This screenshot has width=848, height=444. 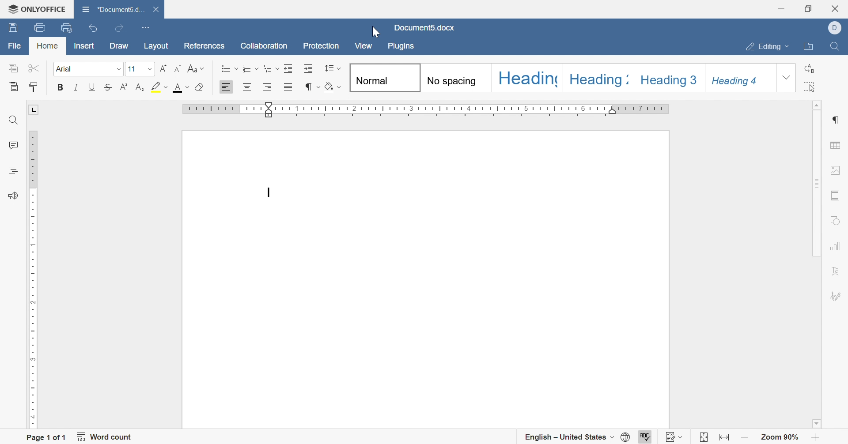 I want to click on chart settings, so click(x=838, y=247).